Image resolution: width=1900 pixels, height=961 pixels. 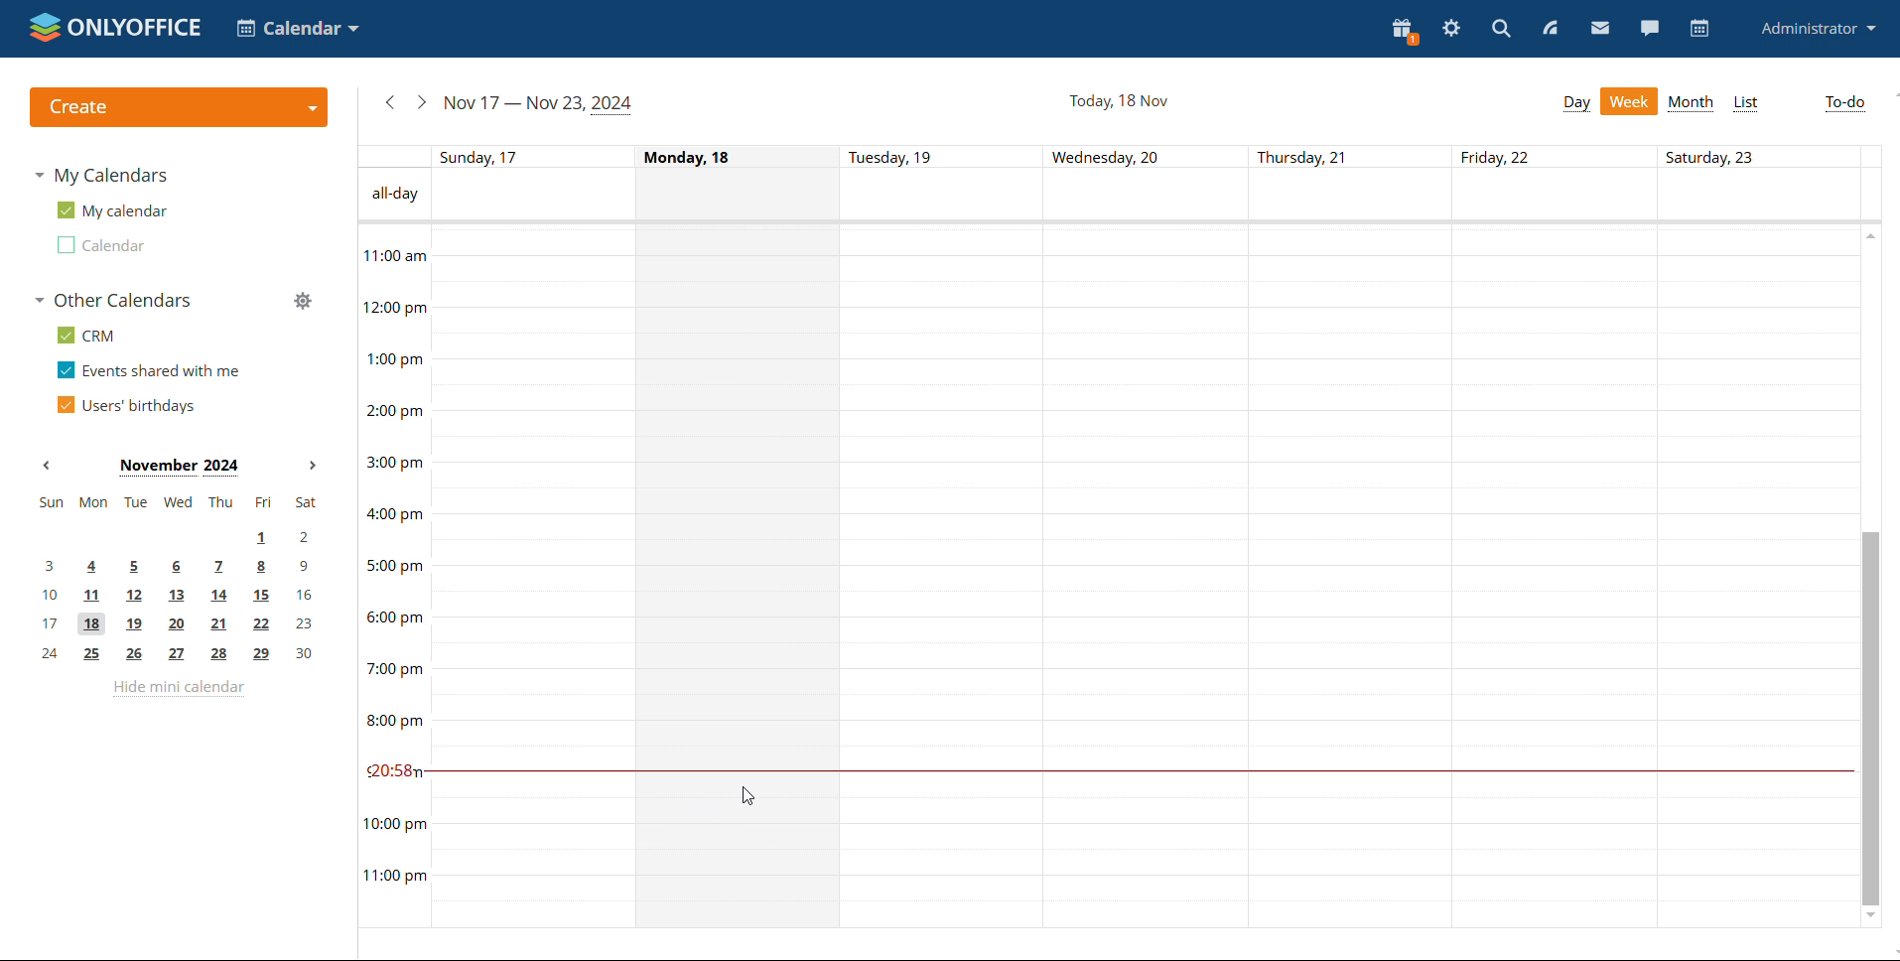 I want to click on all-day event, so click(x=1145, y=196).